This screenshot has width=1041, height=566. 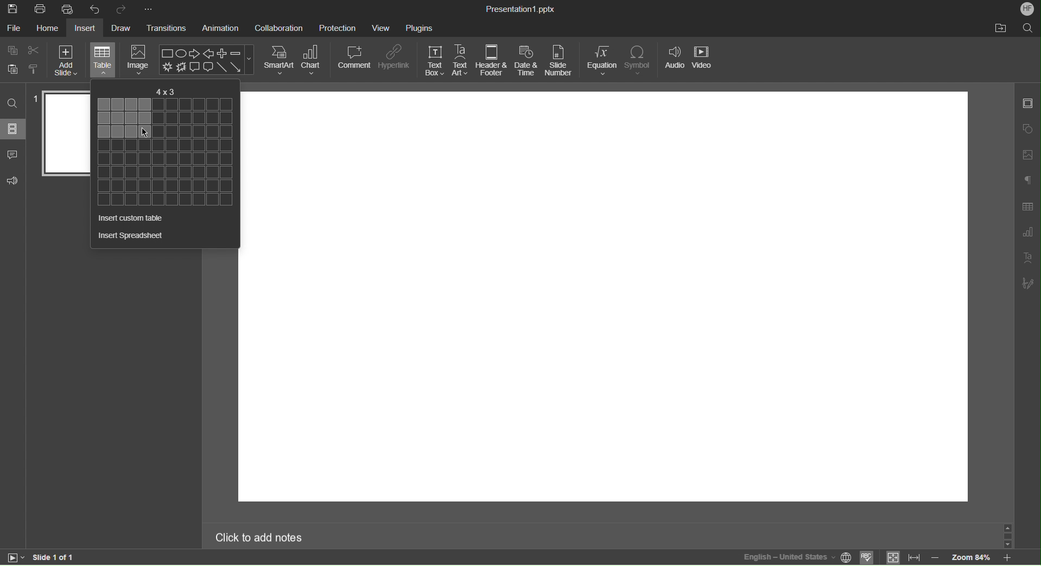 What do you see at coordinates (1027, 233) in the screenshot?
I see `Graph Settings` at bounding box center [1027, 233].